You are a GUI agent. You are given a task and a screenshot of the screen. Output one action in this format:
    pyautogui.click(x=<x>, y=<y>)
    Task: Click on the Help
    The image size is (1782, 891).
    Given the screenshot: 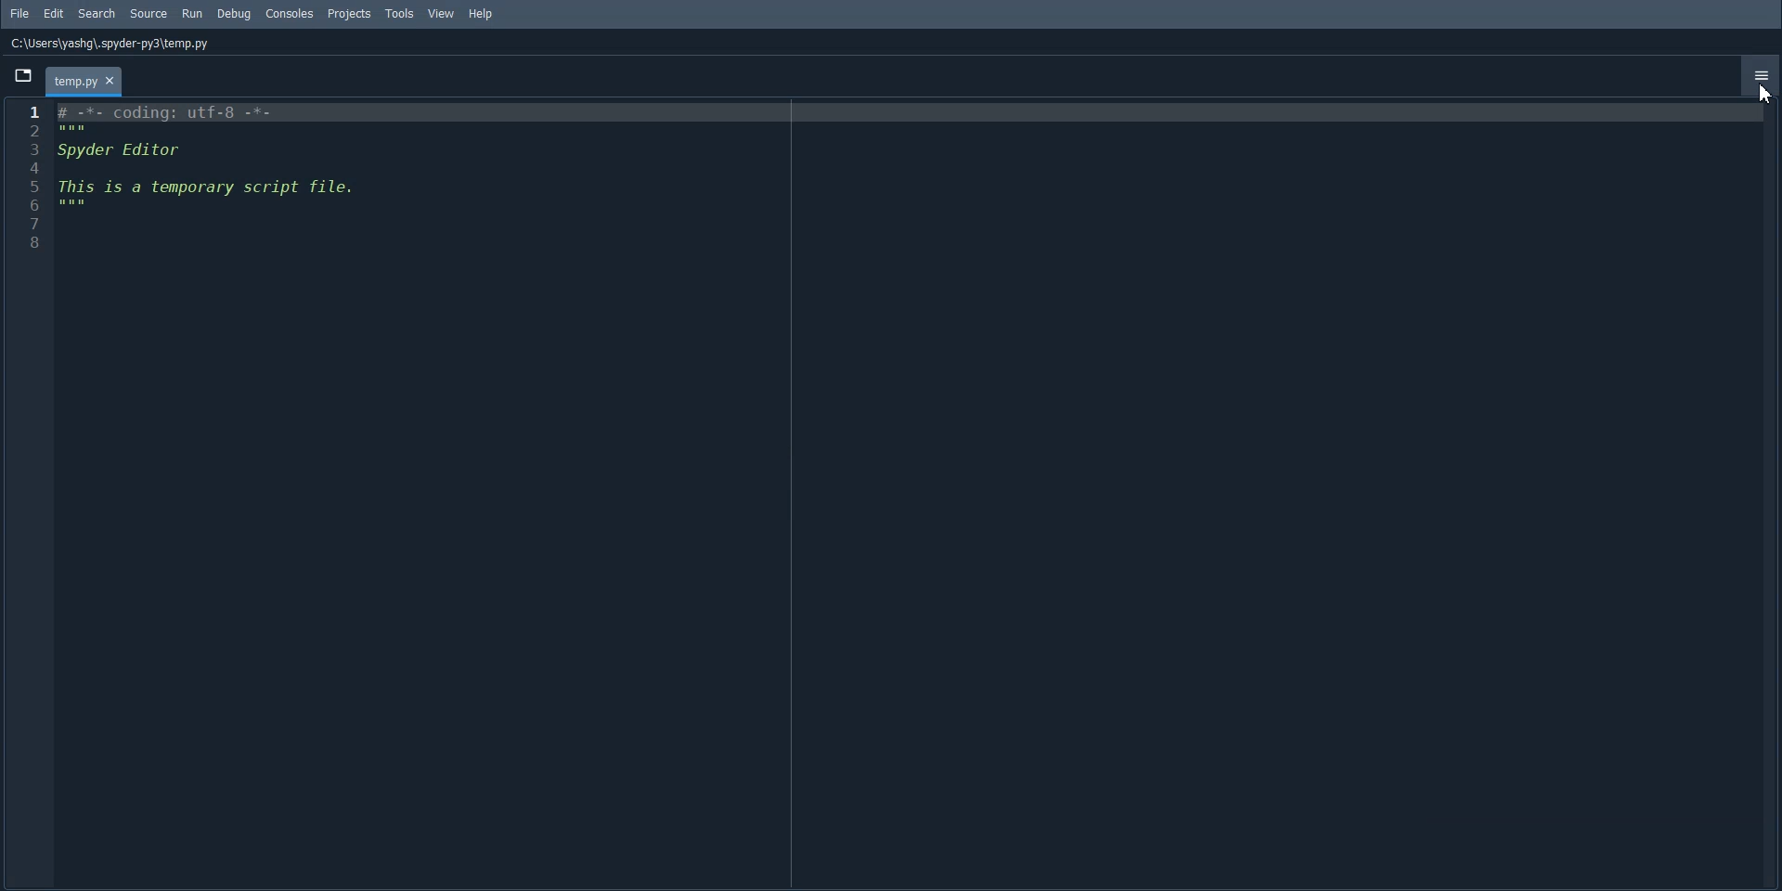 What is the action you would take?
    pyautogui.click(x=479, y=13)
    